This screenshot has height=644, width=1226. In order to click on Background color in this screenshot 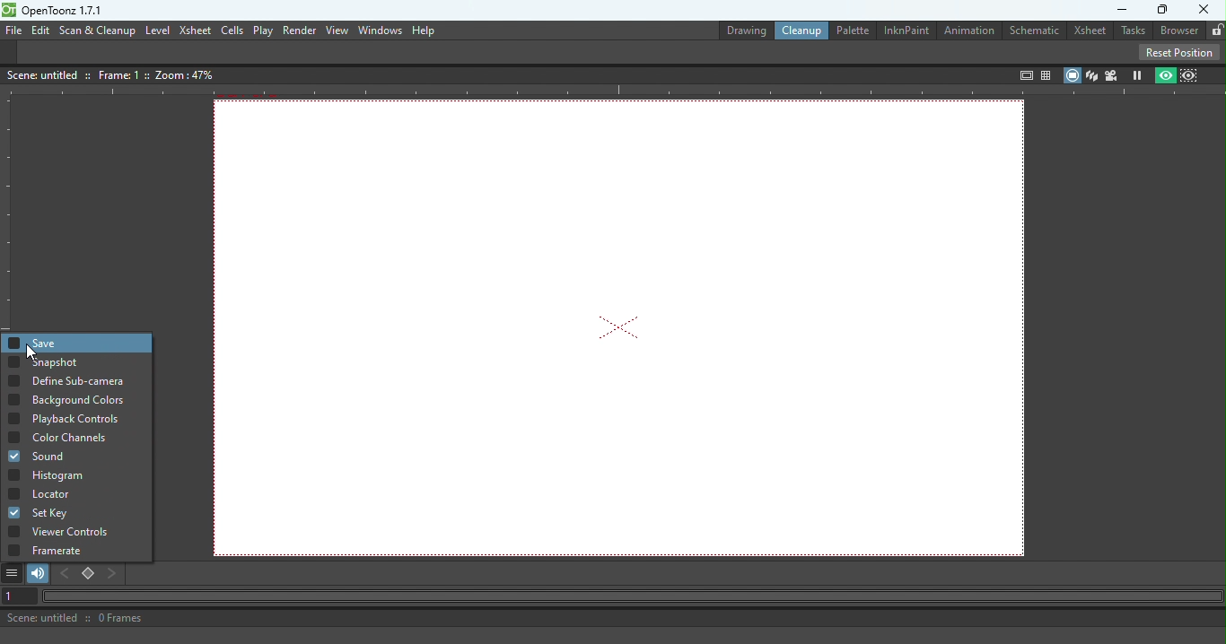, I will do `click(92, 399)`.